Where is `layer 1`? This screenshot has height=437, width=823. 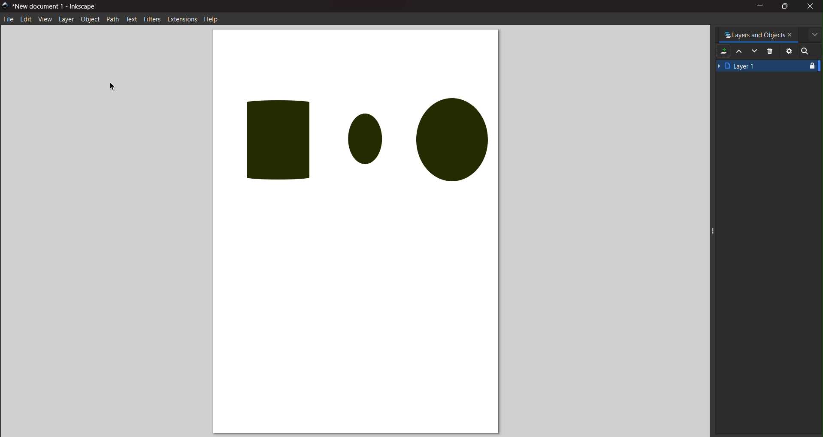 layer 1 is located at coordinates (758, 66).